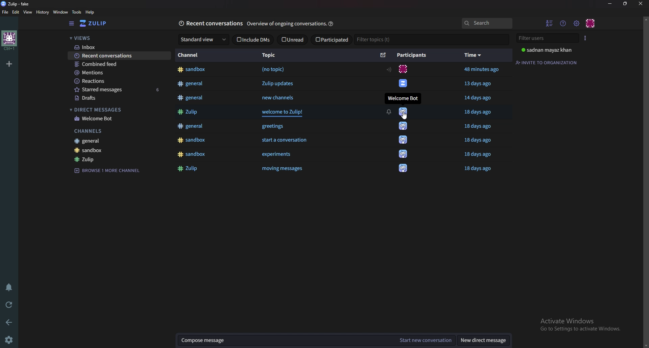  Describe the element at coordinates (480, 126) in the screenshot. I see `18 days ago` at that location.